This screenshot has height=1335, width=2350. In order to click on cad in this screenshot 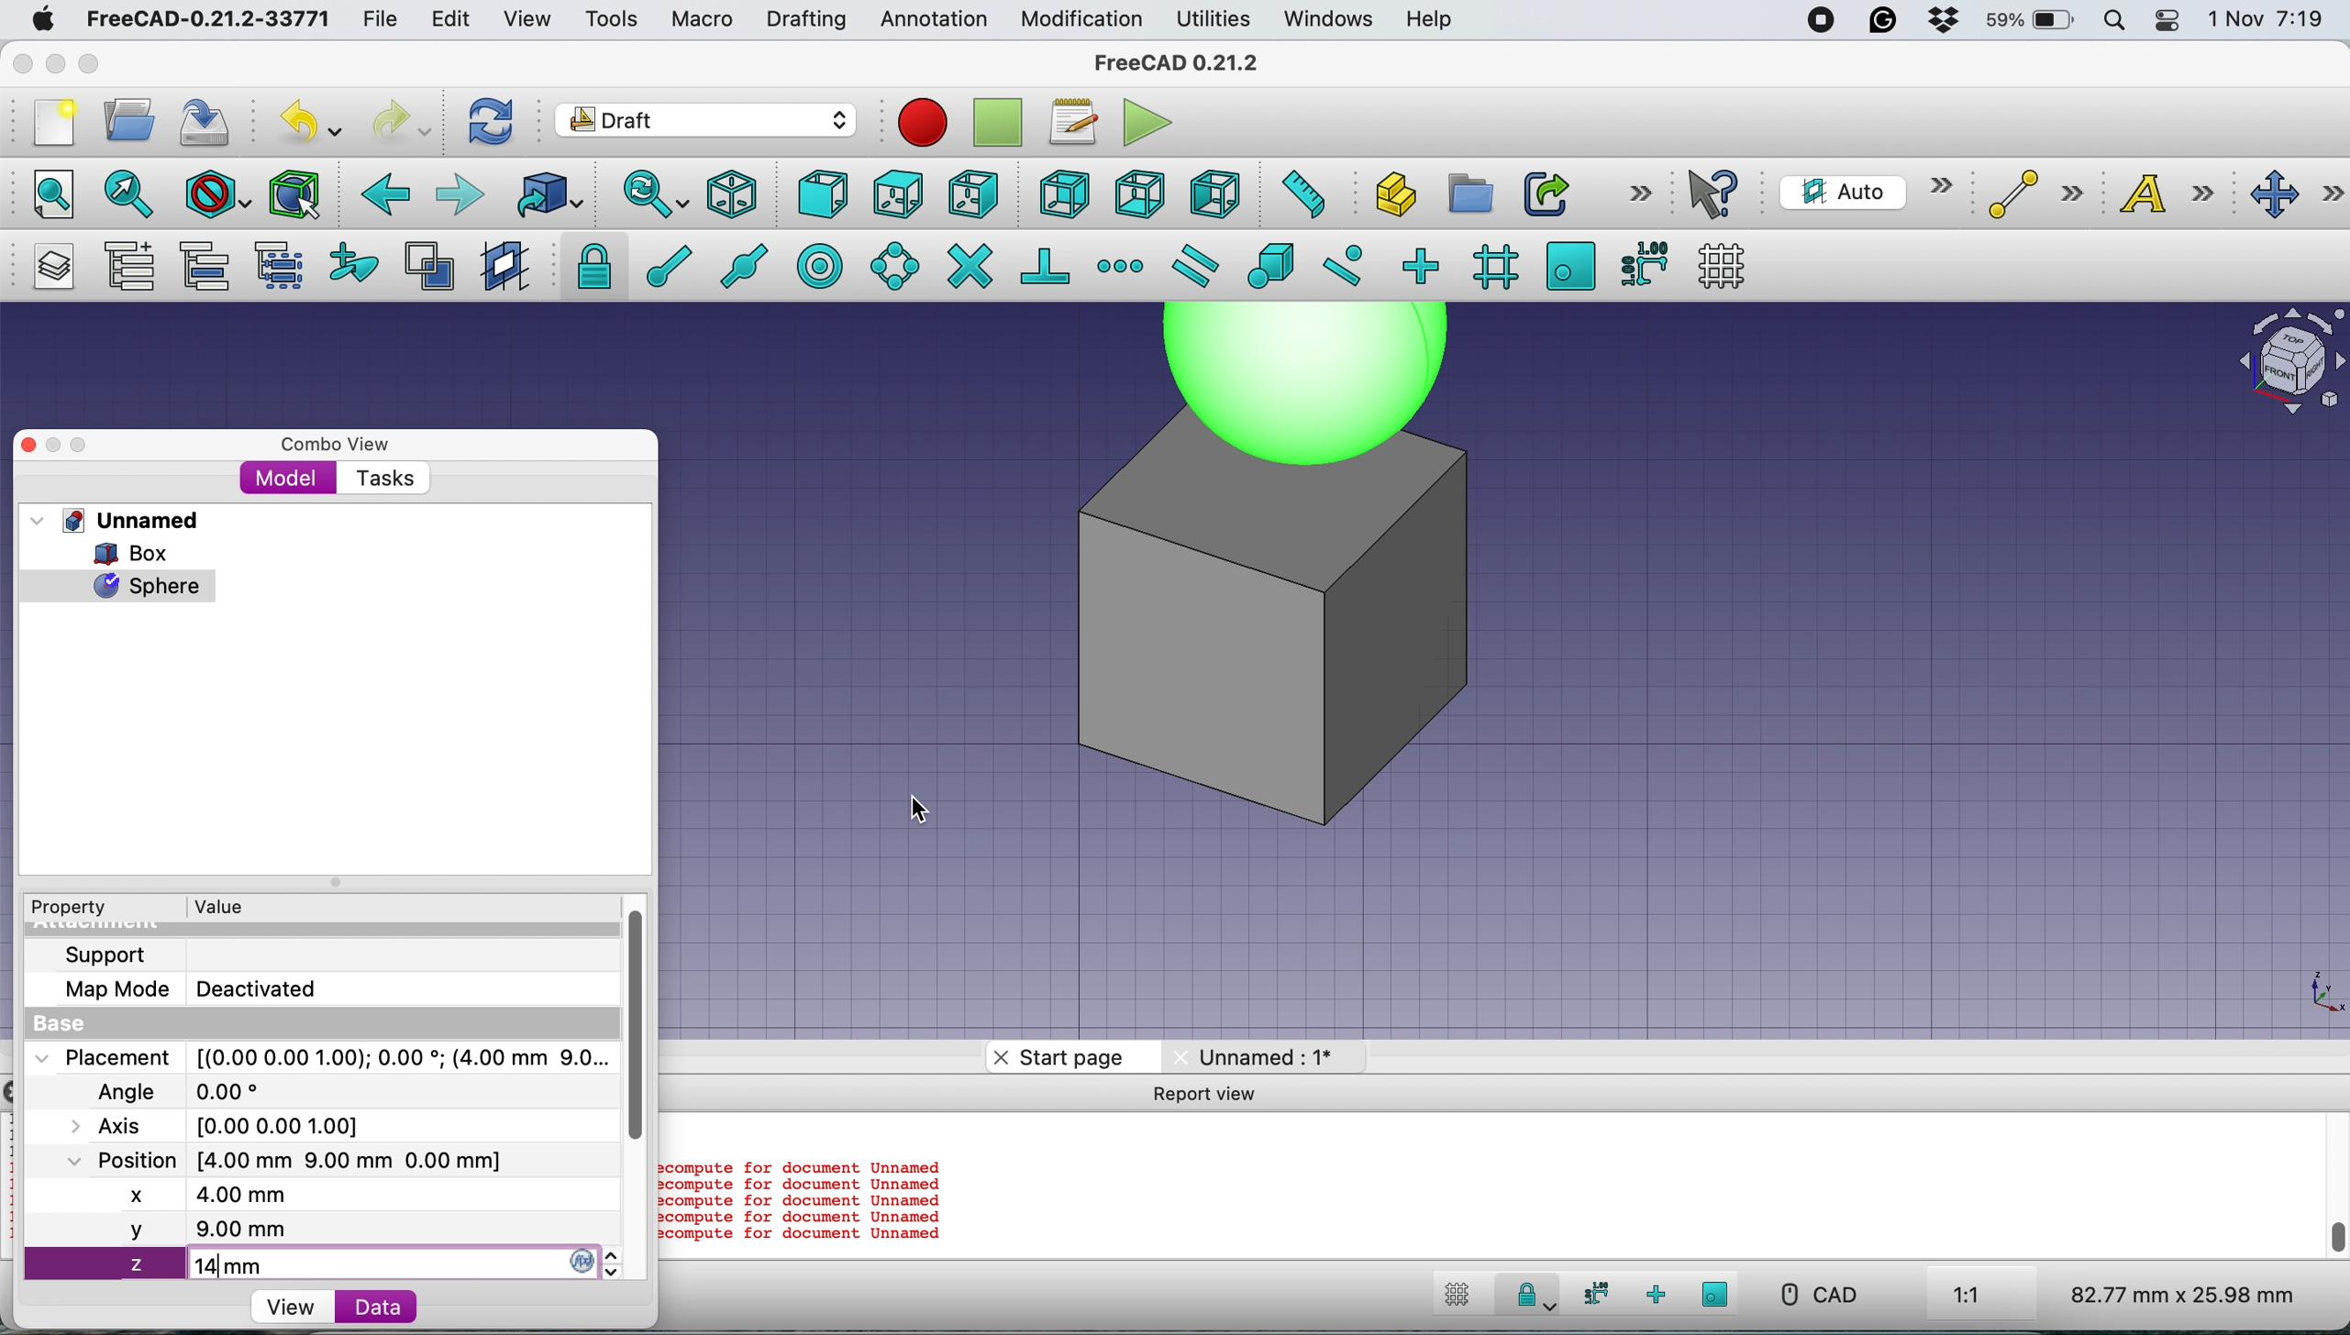, I will do `click(1817, 1295)`.